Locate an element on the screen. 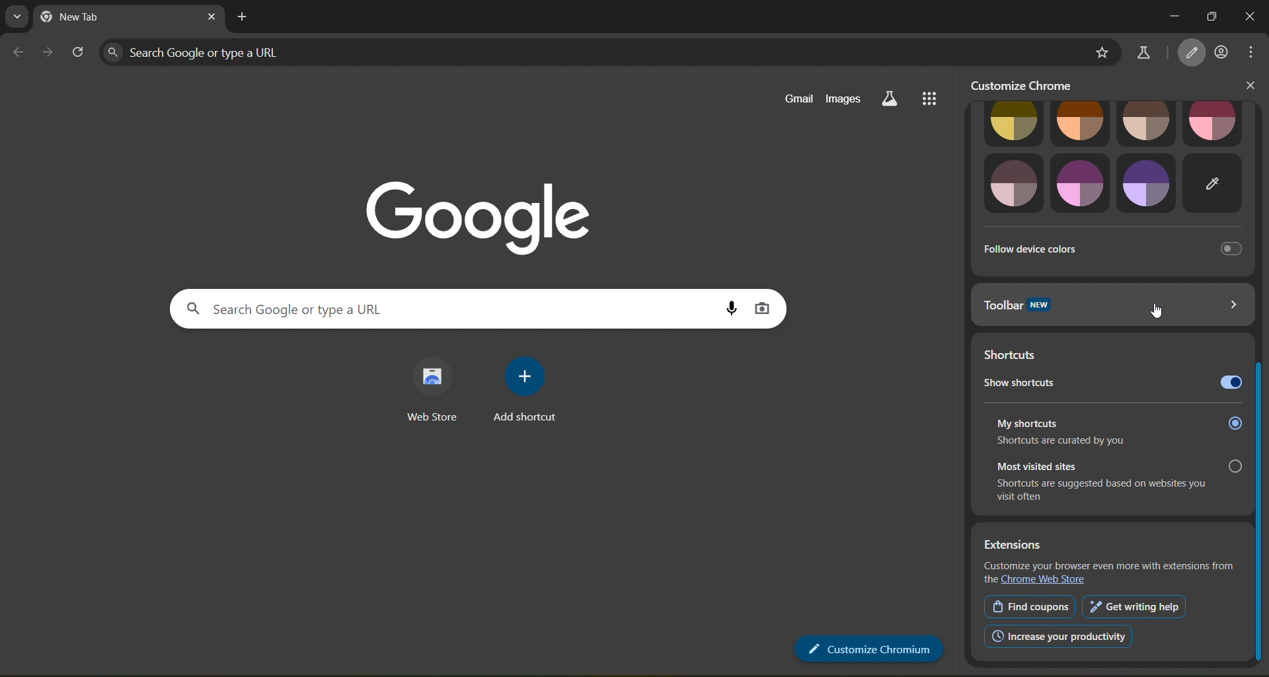 The height and width of the screenshot is (677, 1269). find coupons is located at coordinates (1028, 608).